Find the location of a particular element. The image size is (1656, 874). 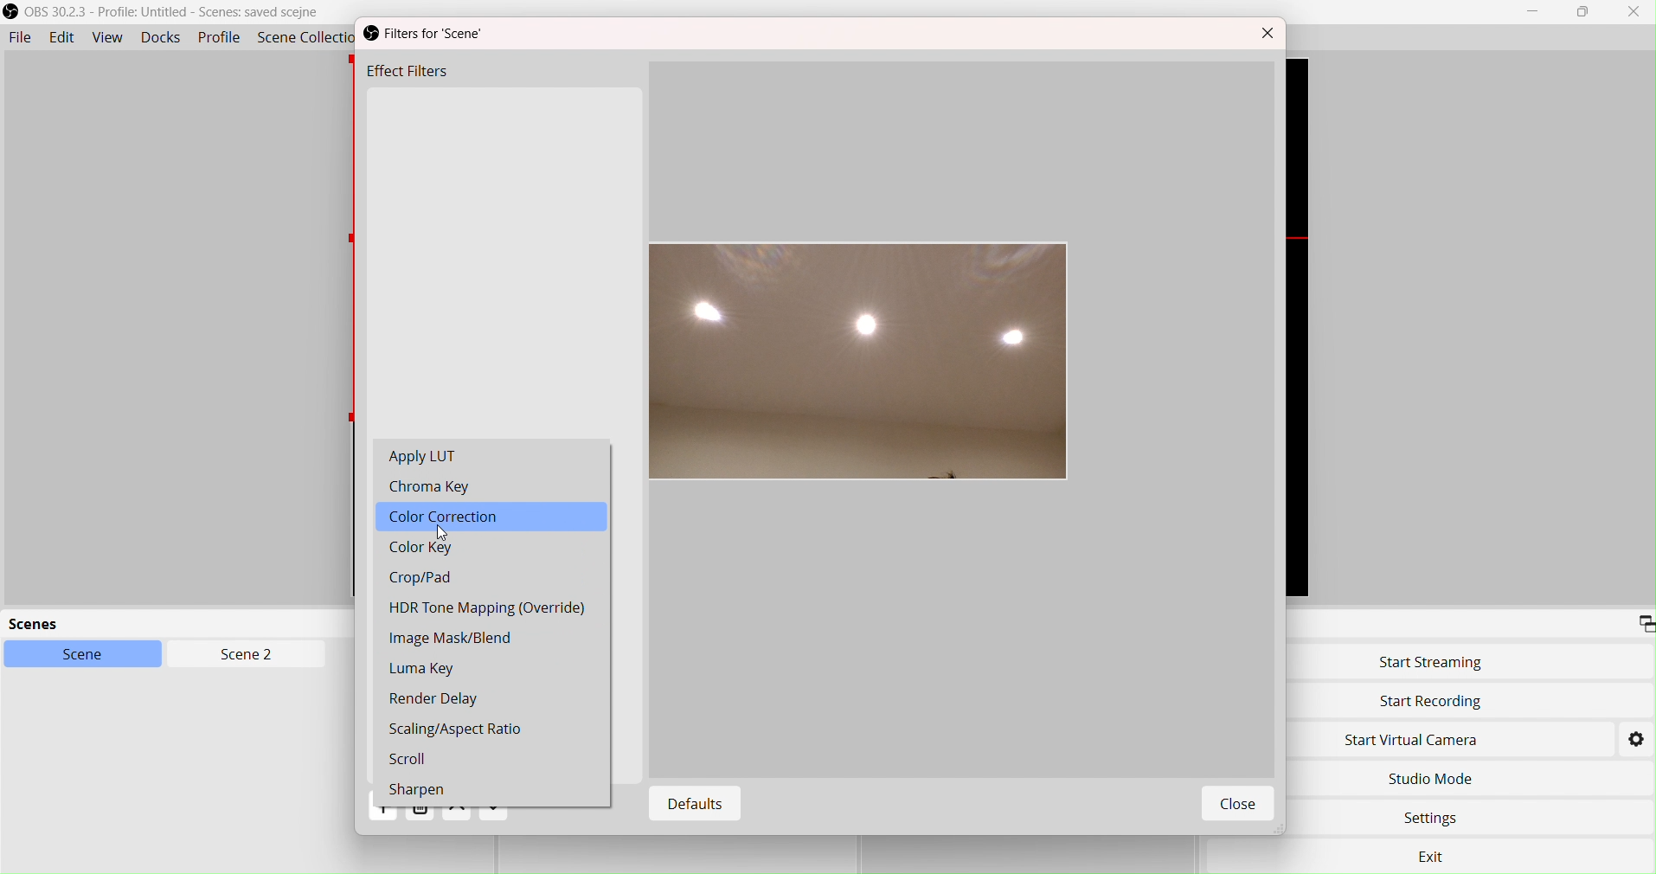

Defaults is located at coordinates (690, 805).